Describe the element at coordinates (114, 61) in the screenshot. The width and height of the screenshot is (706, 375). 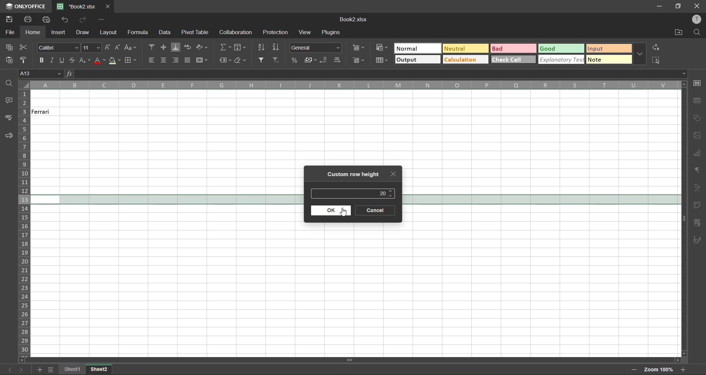
I see `fill color` at that location.